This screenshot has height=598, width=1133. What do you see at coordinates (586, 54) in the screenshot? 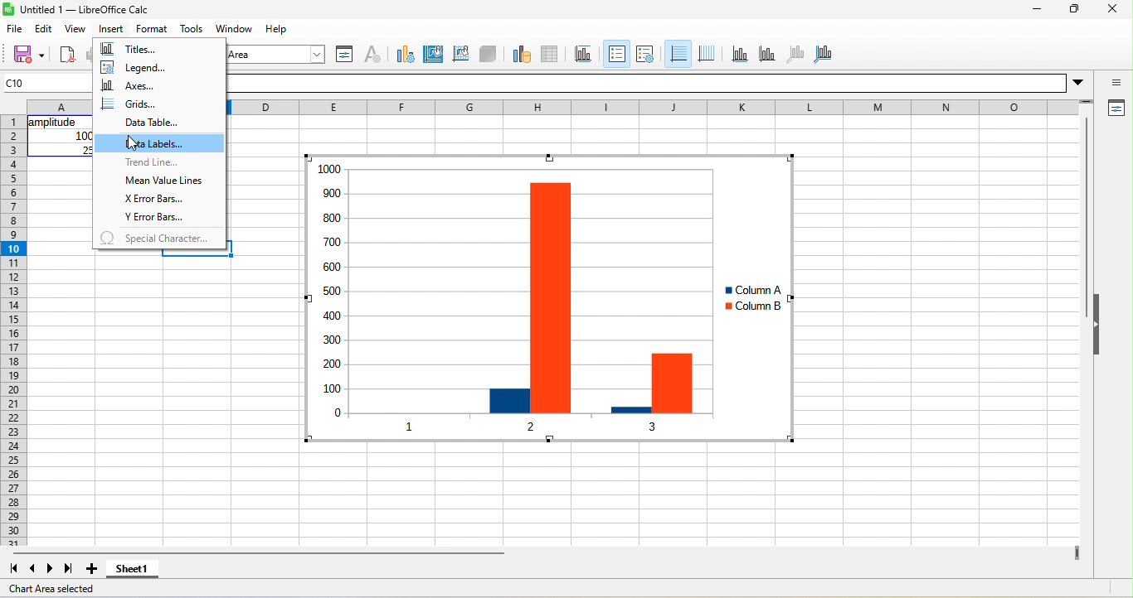
I see `title` at bounding box center [586, 54].